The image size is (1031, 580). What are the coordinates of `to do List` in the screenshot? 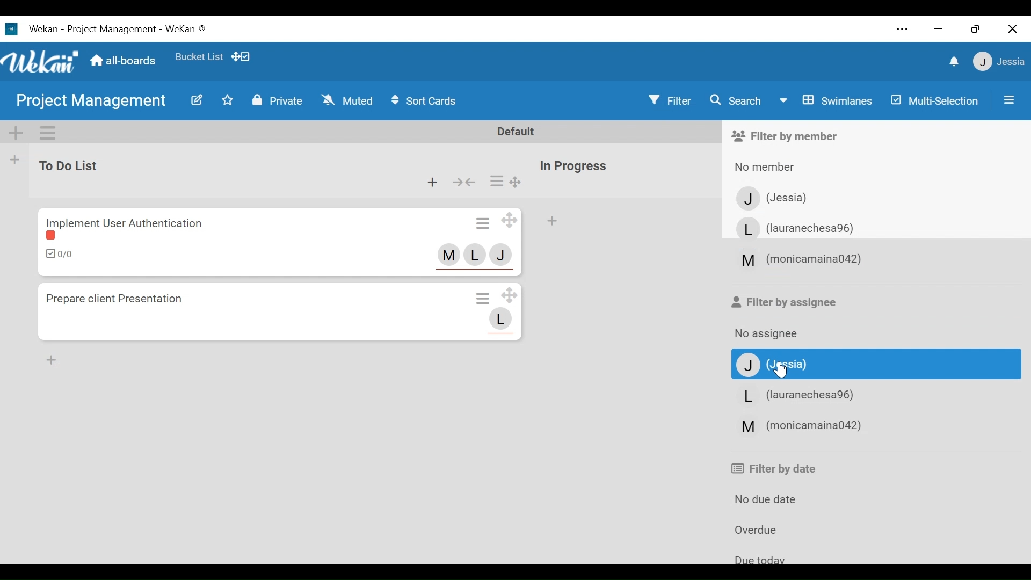 It's located at (91, 163).